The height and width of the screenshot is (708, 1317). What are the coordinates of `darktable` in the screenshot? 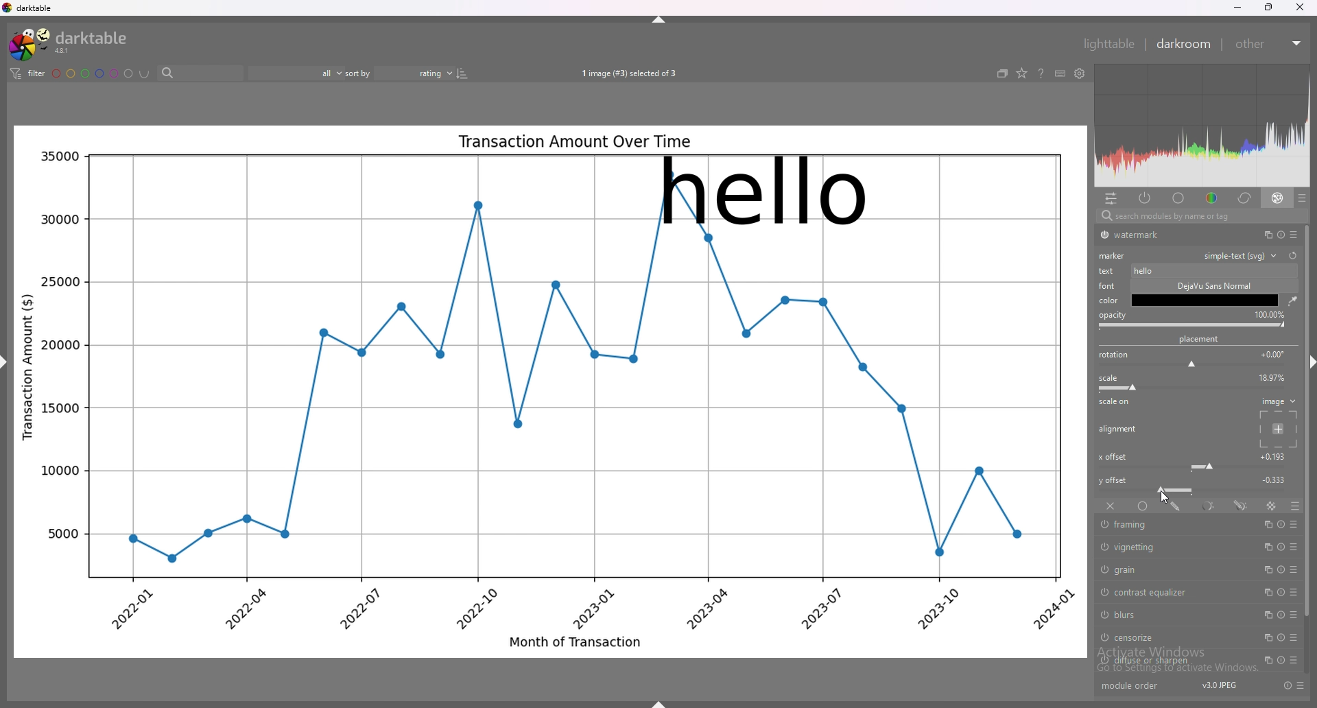 It's located at (29, 8).